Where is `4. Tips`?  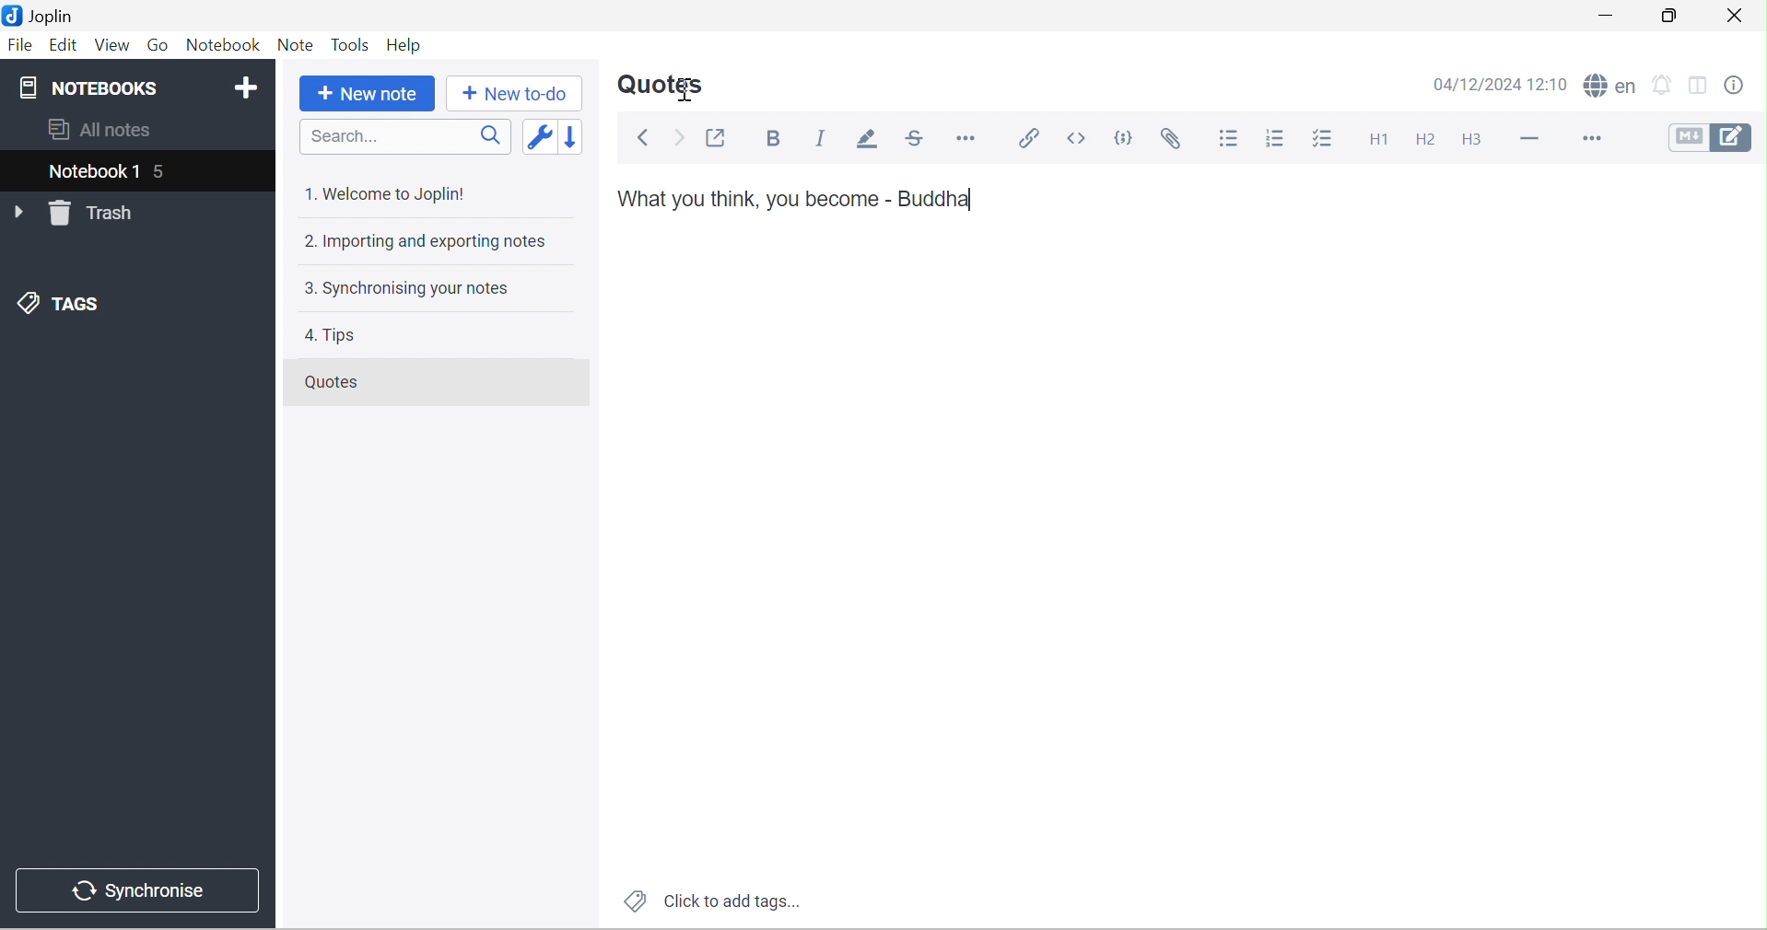
4. Tips is located at coordinates (332, 335).